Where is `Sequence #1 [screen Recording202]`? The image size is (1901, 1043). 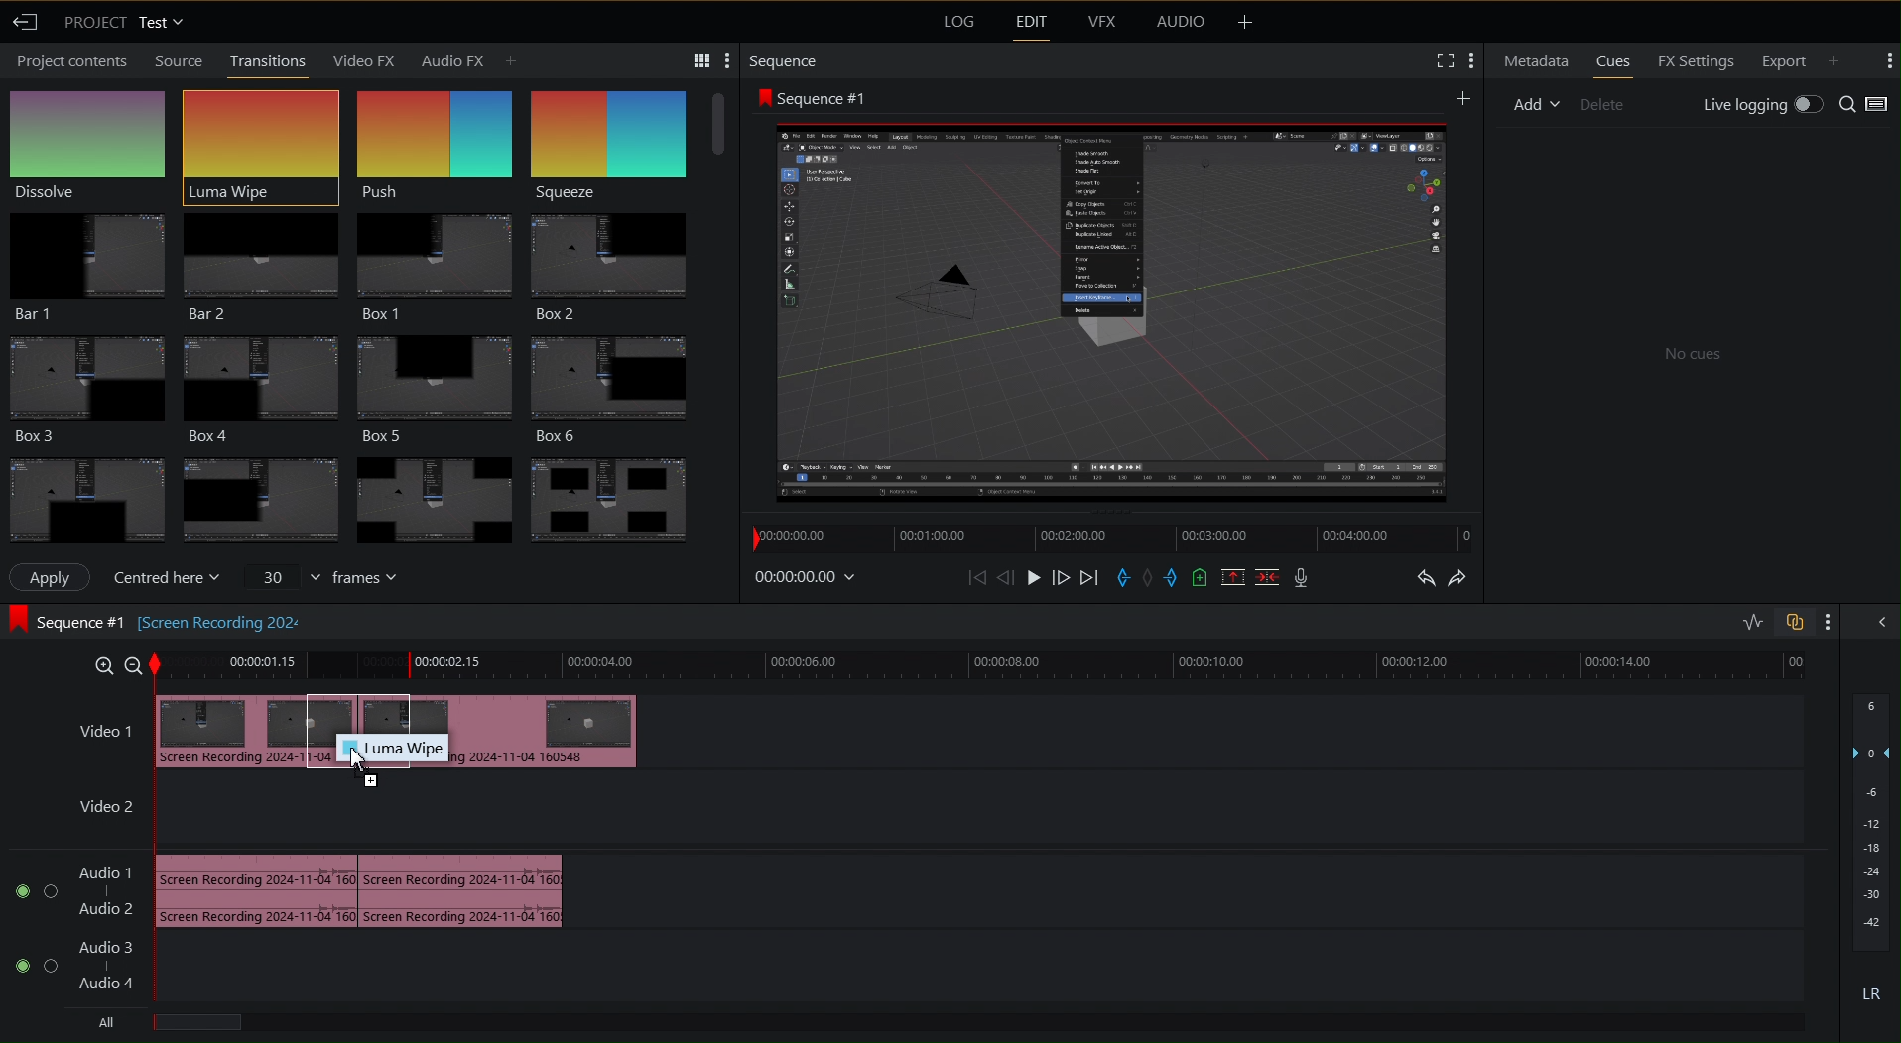 Sequence #1 [screen Recording202] is located at coordinates (156, 620).